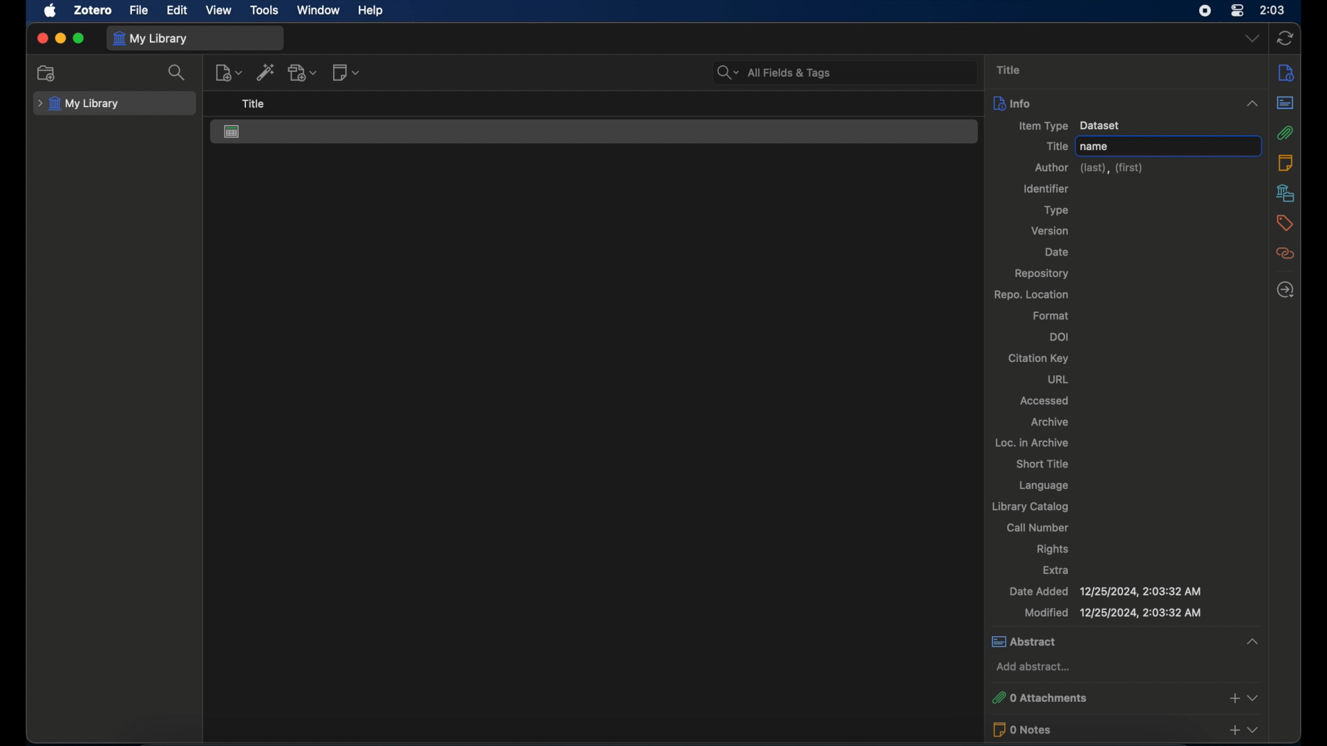 The image size is (1327, 746). Describe the element at coordinates (220, 10) in the screenshot. I see `view` at that location.